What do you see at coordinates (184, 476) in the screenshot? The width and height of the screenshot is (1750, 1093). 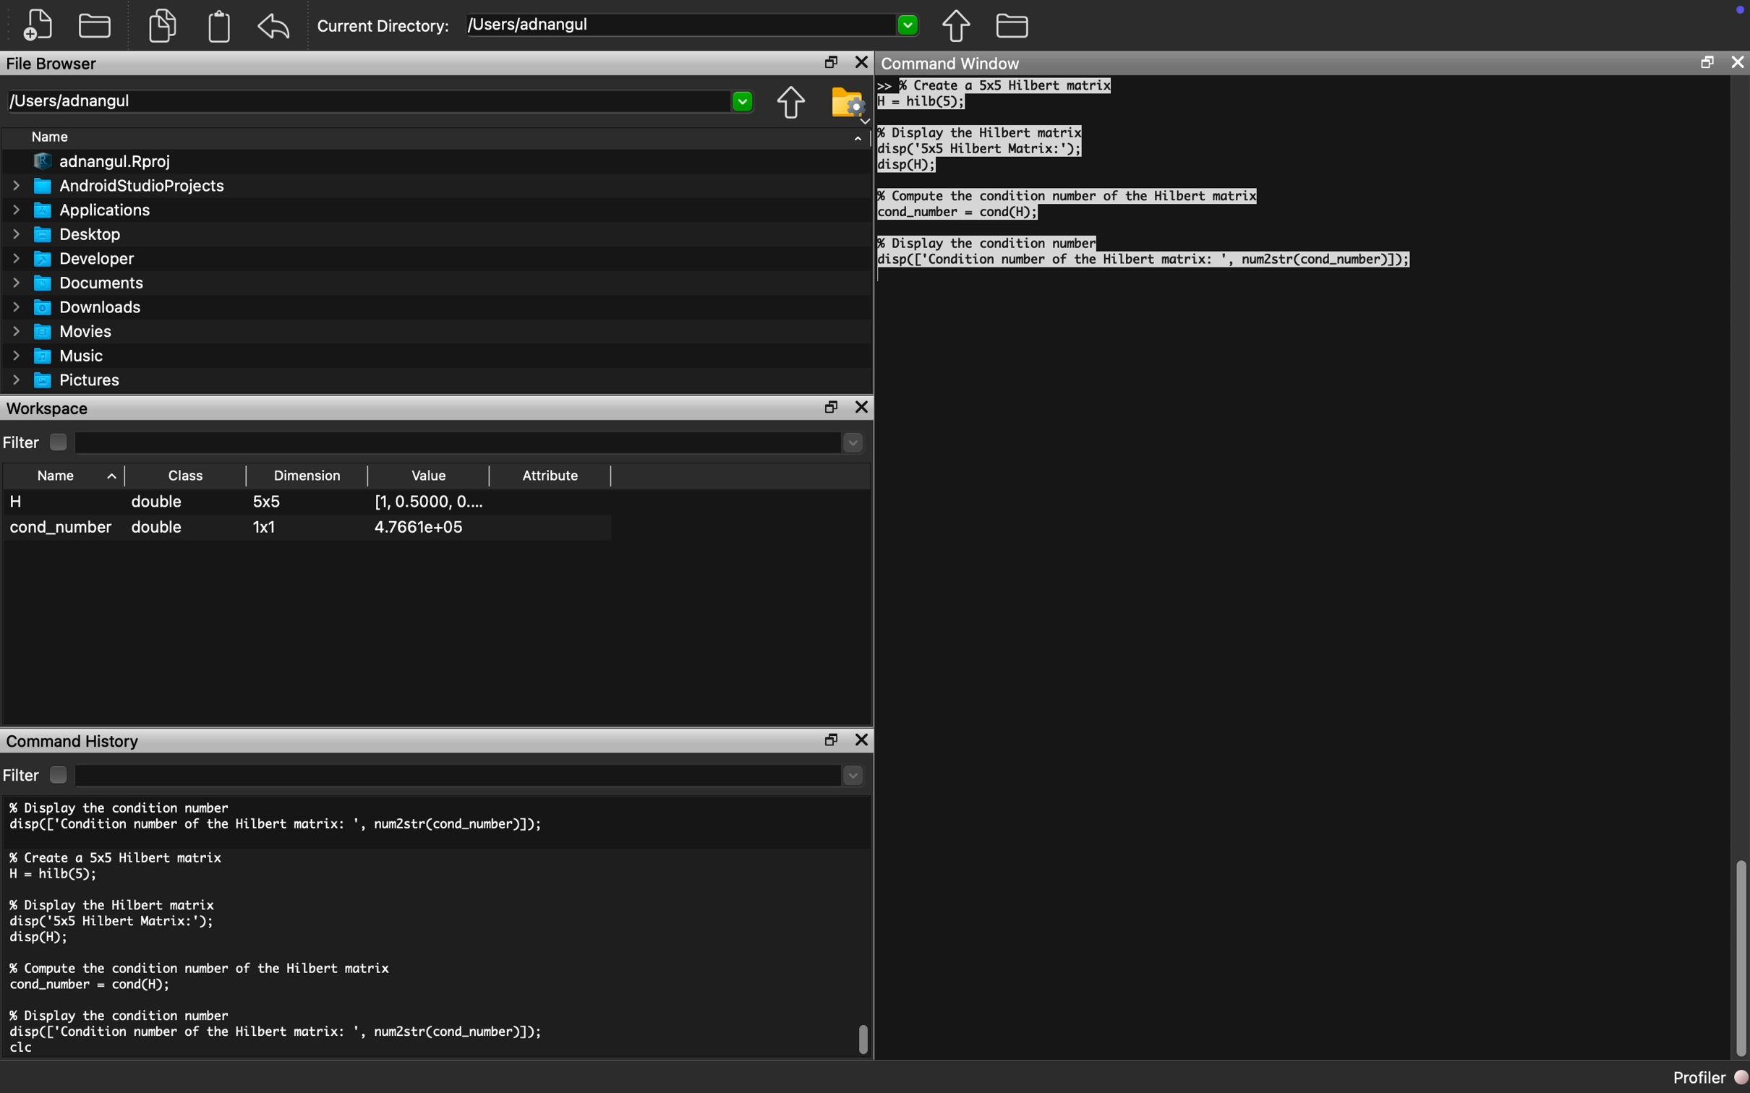 I see `Class` at bounding box center [184, 476].